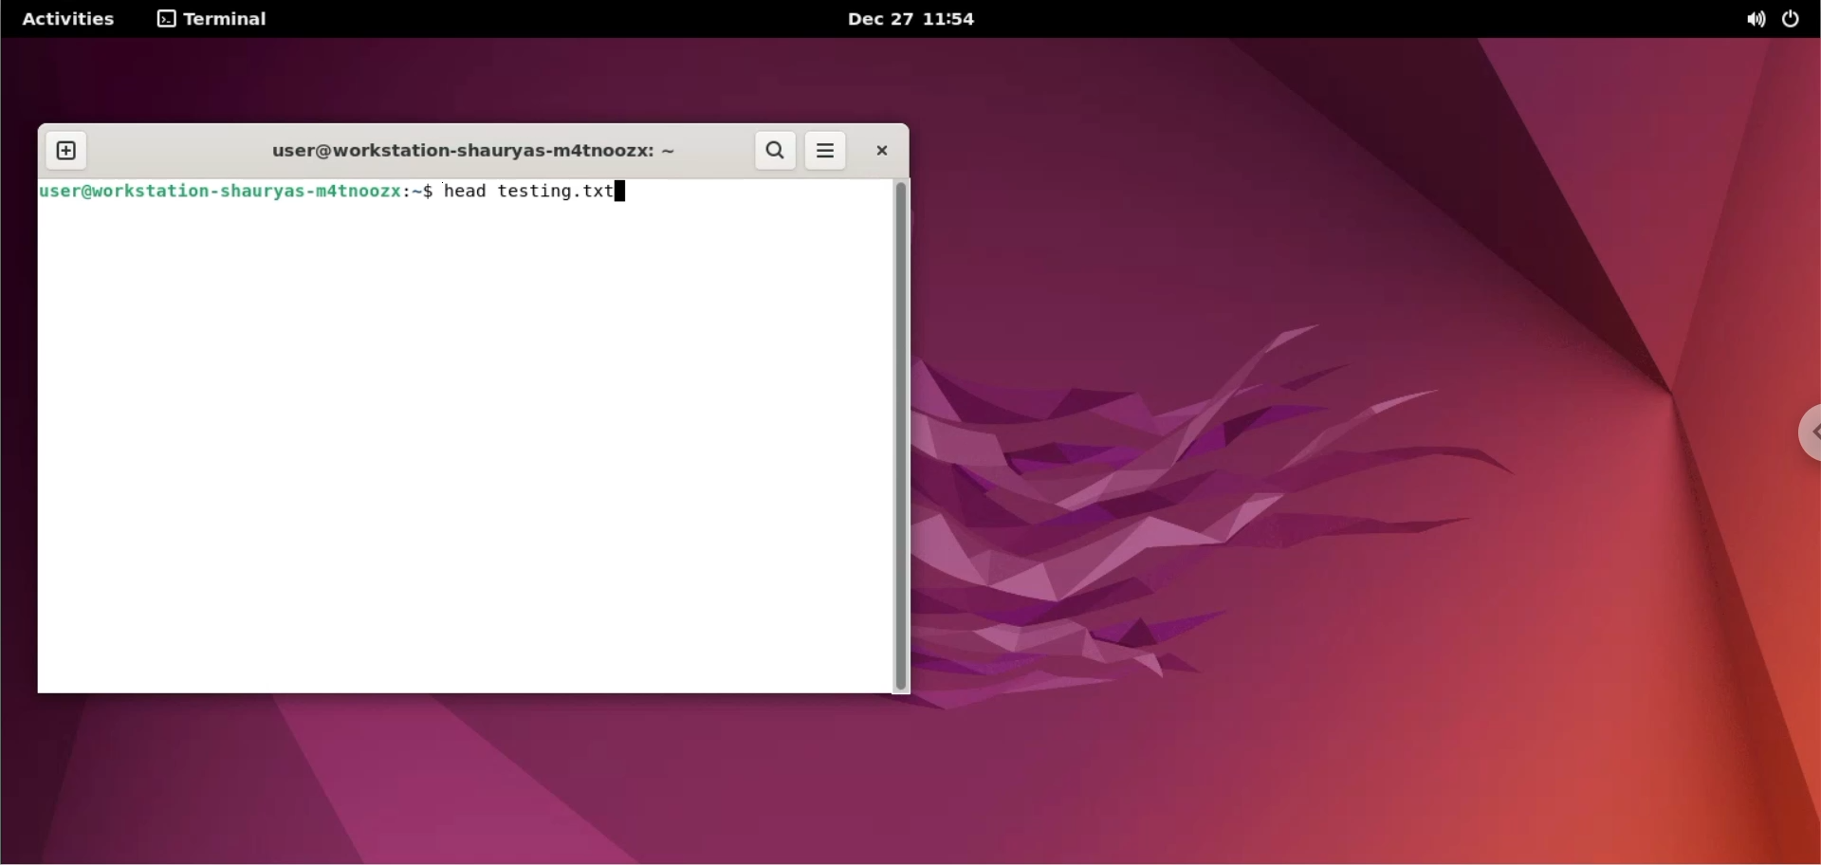  I want to click on new tab, so click(65, 150).